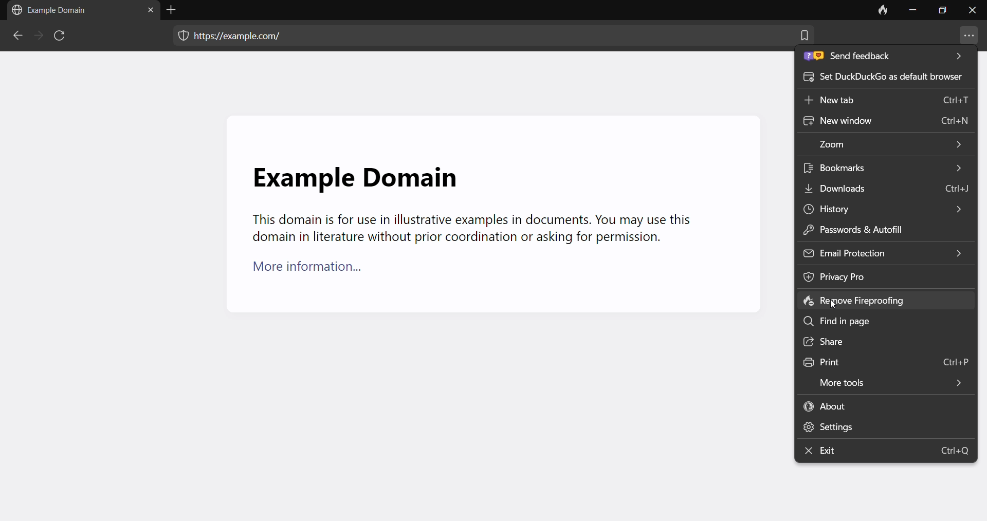  Describe the element at coordinates (912, 12) in the screenshot. I see `minimize` at that location.